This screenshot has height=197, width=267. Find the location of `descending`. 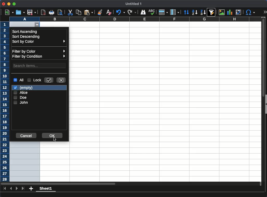

descending is located at coordinates (203, 13).